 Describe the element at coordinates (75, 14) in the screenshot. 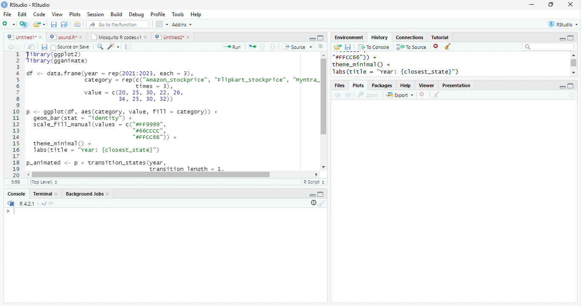

I see `Plots` at that location.